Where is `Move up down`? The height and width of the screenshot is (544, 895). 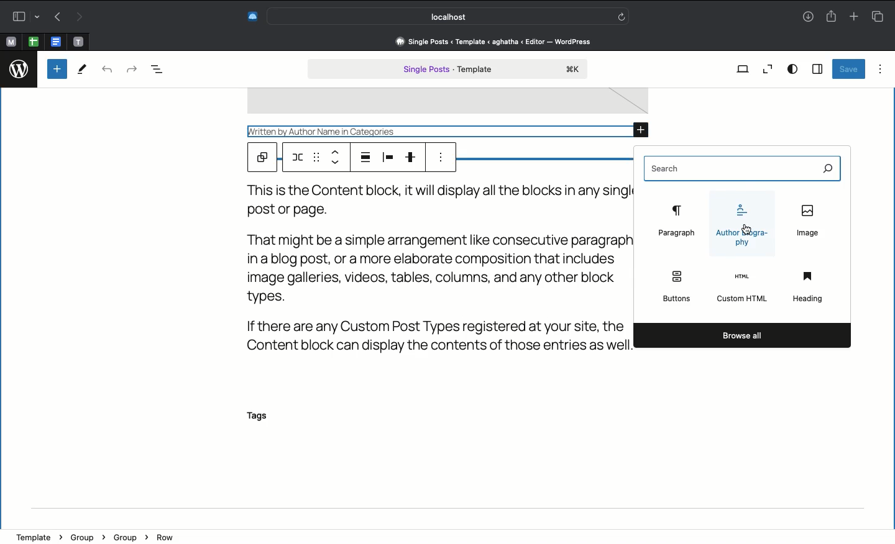 Move up down is located at coordinates (336, 156).